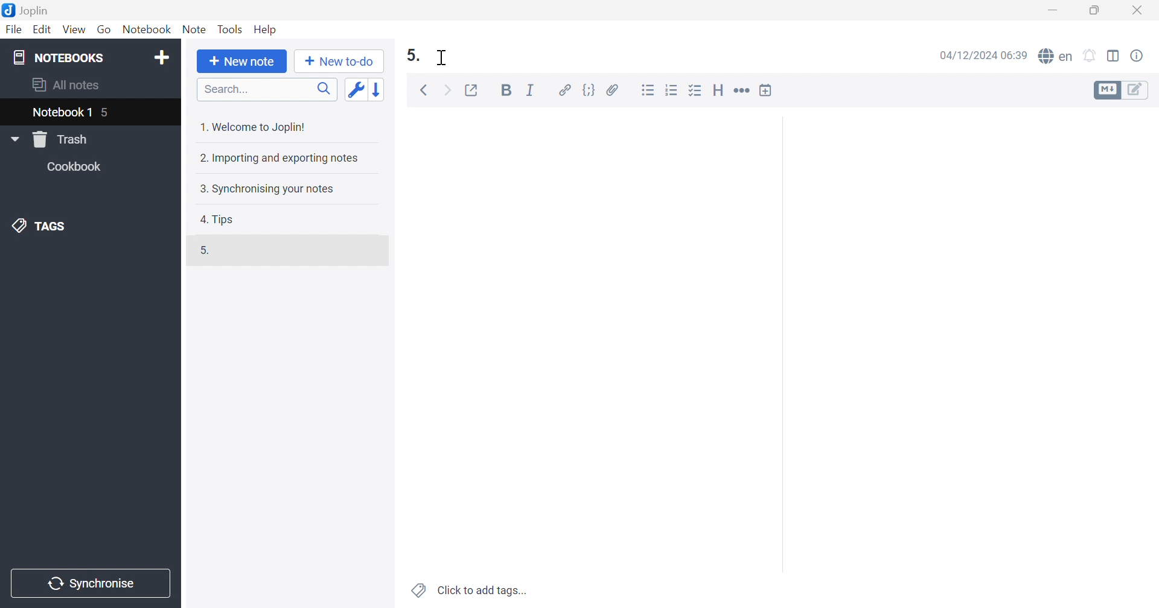  Describe the element at coordinates (30, 11) in the screenshot. I see `Joplin` at that location.